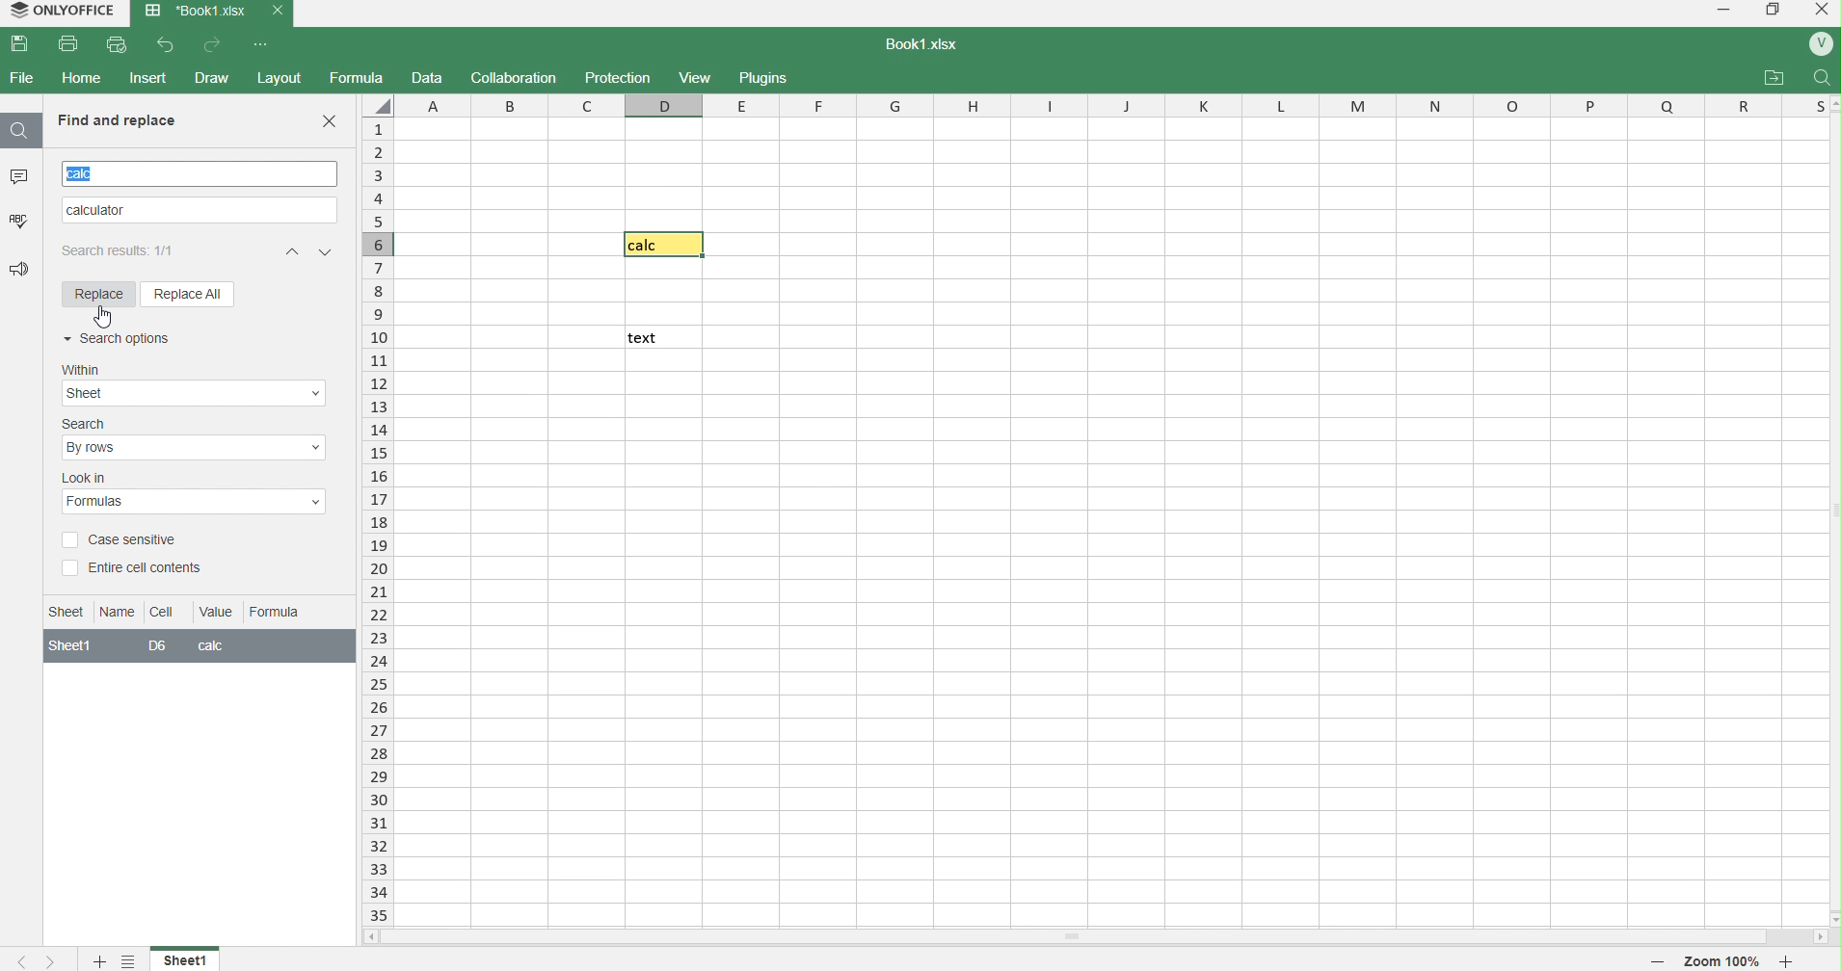 The height and width of the screenshot is (971, 1841). What do you see at coordinates (198, 172) in the screenshot?
I see `searched text calc` at bounding box center [198, 172].